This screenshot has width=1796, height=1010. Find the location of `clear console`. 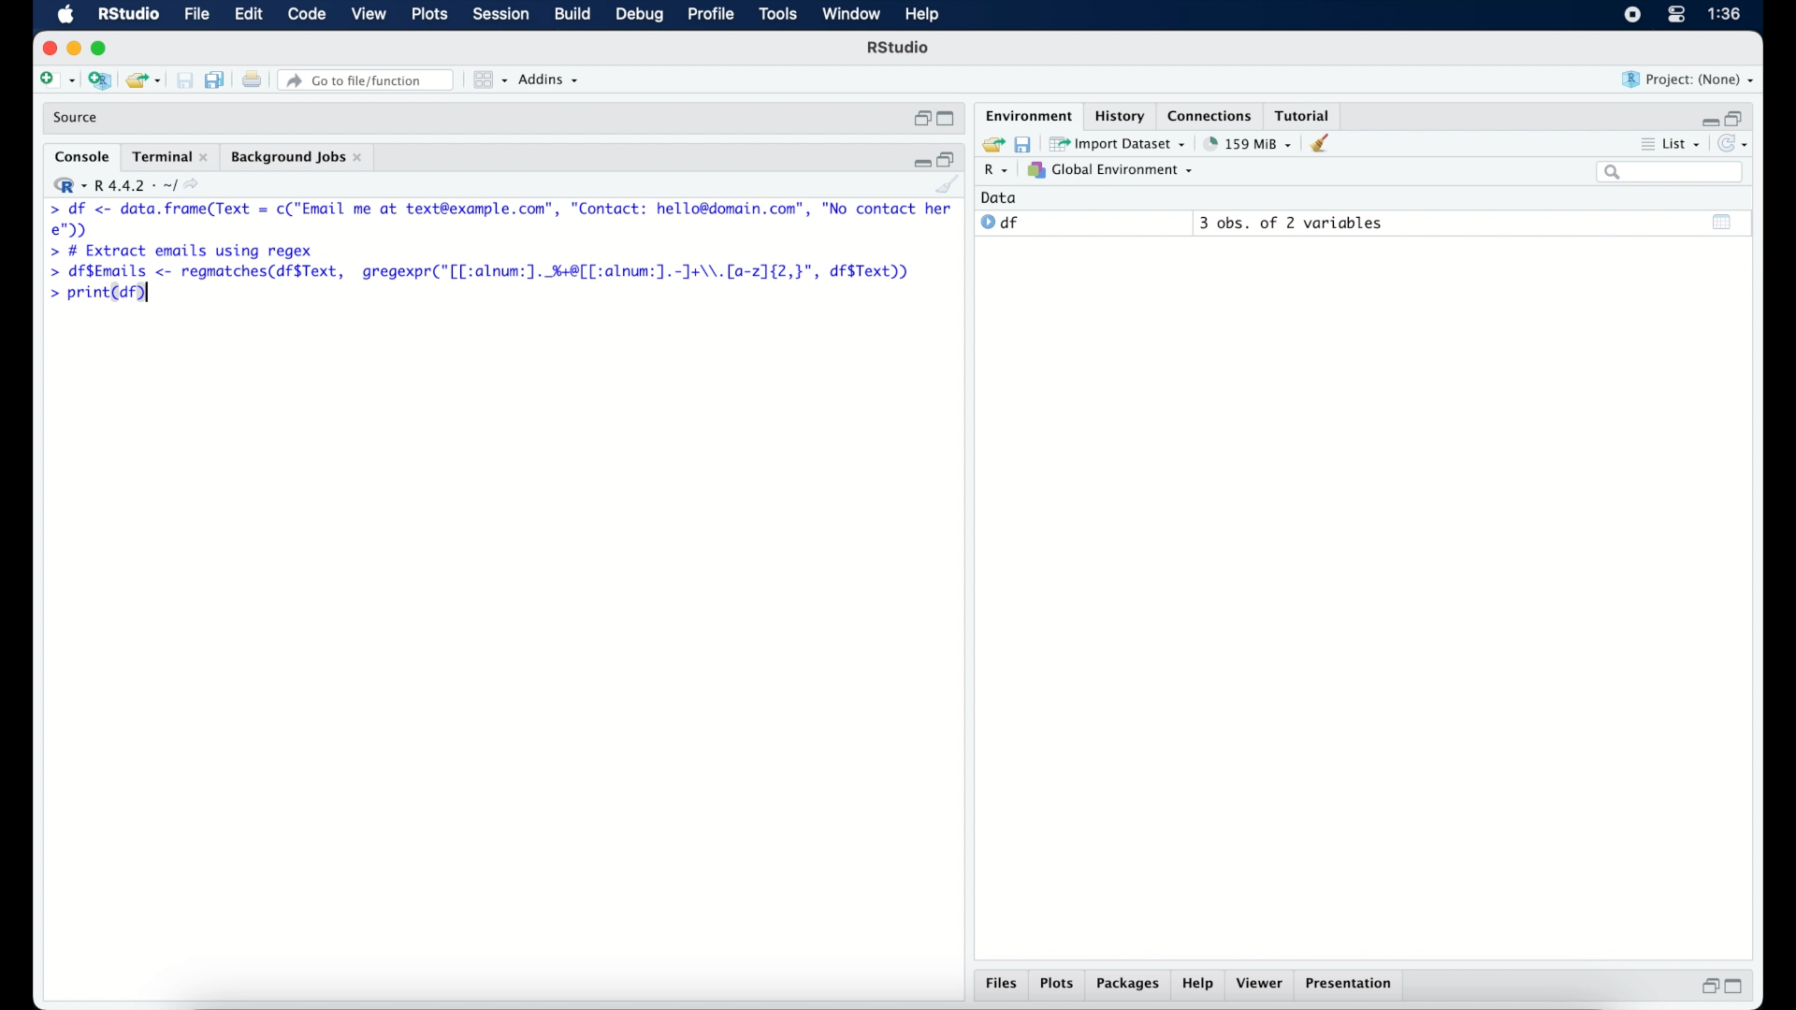

clear console is located at coordinates (954, 186).